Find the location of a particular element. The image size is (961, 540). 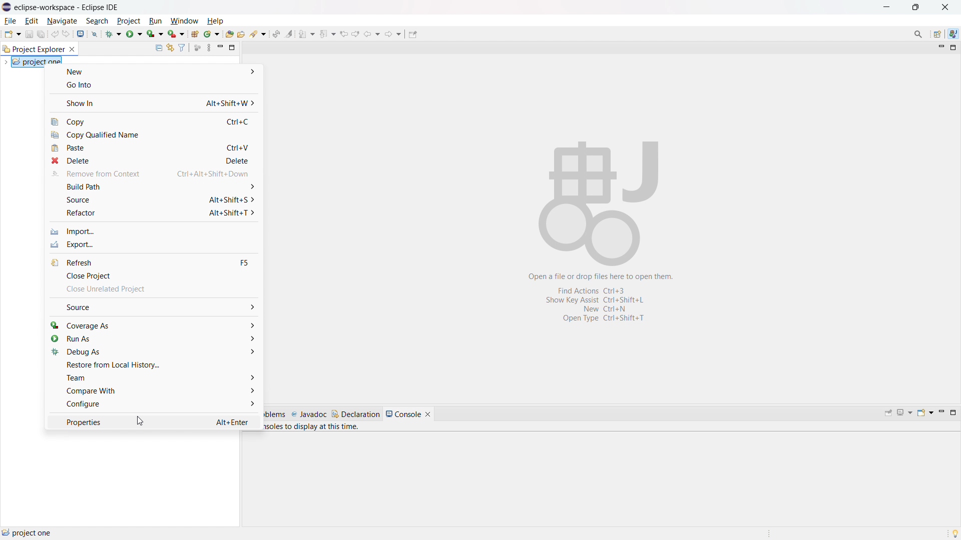

paste is located at coordinates (152, 148).